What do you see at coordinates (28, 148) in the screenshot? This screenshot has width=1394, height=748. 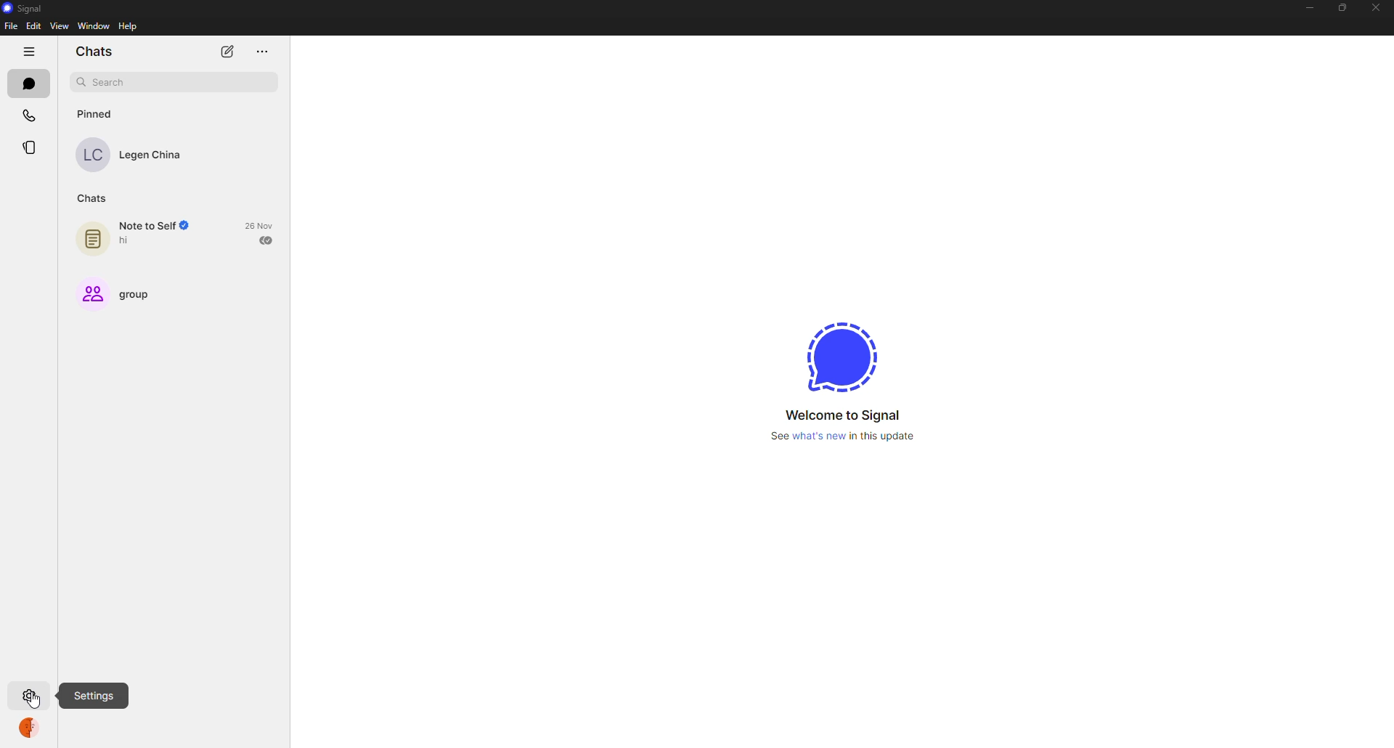 I see `stories` at bounding box center [28, 148].